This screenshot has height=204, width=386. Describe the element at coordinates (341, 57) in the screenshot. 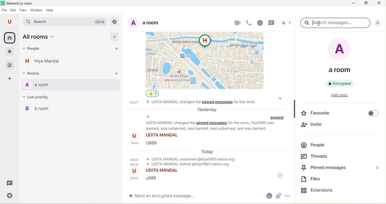

I see `a room` at that location.